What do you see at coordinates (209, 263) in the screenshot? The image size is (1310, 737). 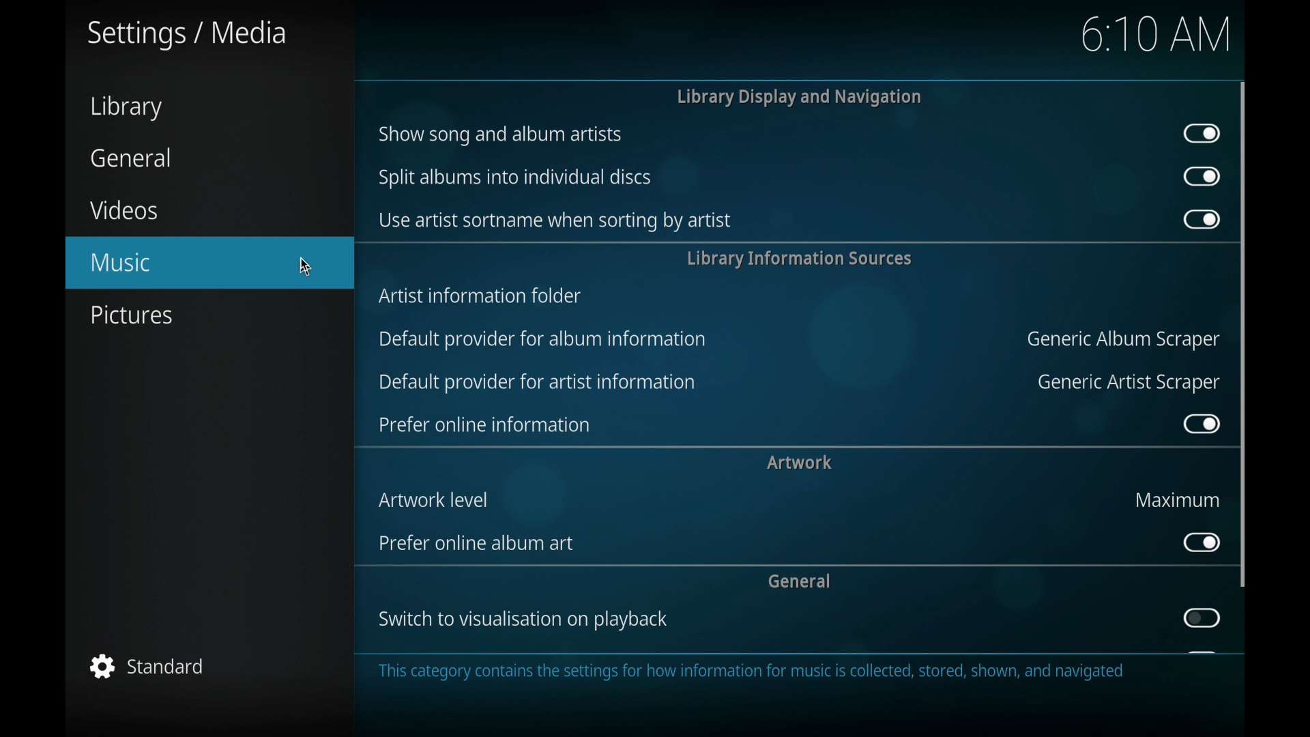 I see `music` at bounding box center [209, 263].